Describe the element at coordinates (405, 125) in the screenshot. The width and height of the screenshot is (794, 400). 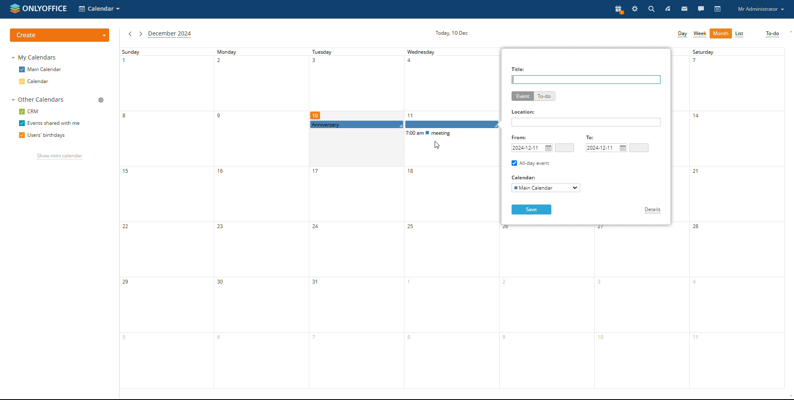
I see `scheduled event` at that location.